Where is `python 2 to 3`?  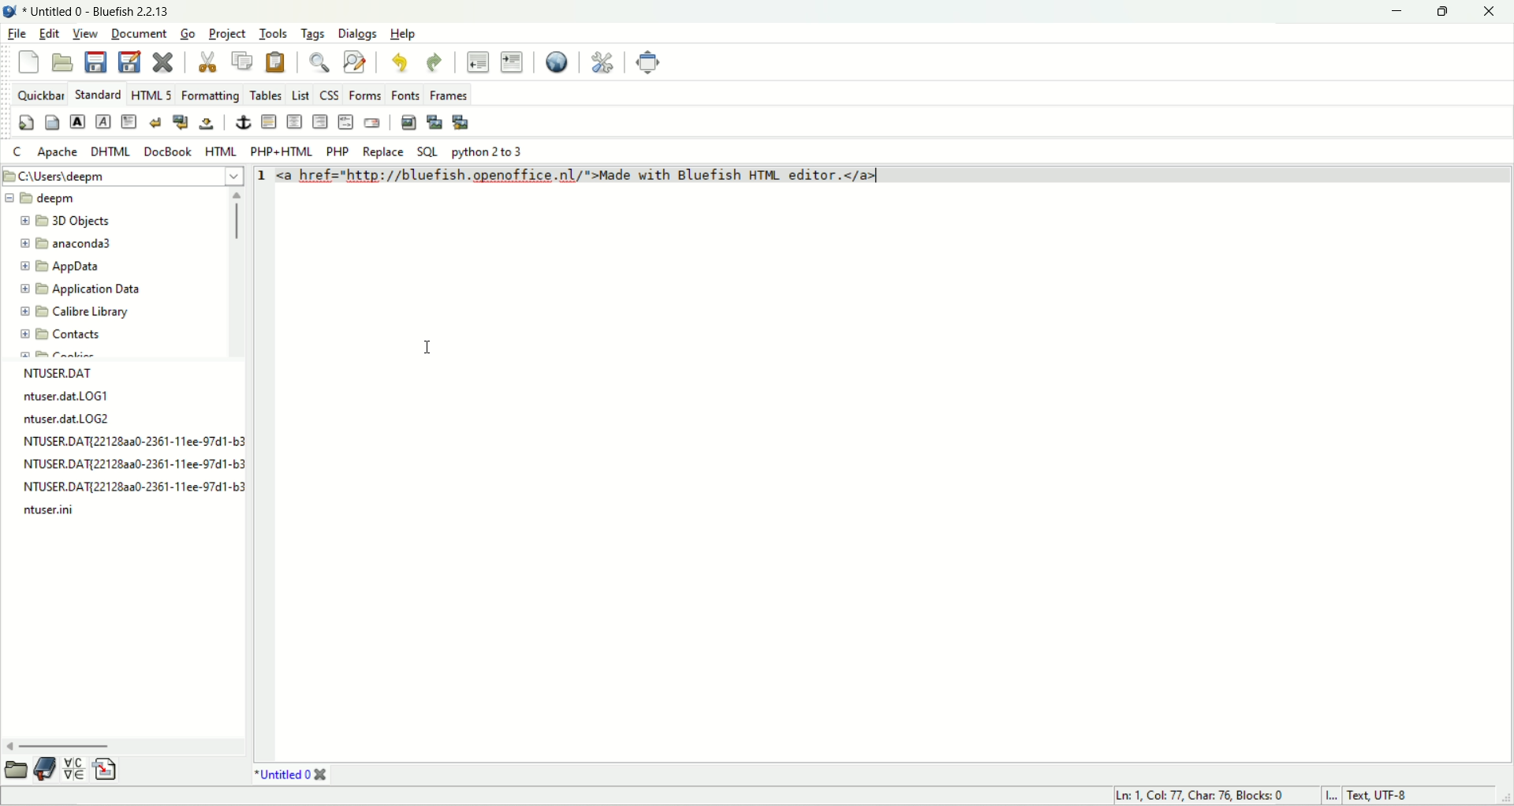
python 2 to 3 is located at coordinates (494, 152).